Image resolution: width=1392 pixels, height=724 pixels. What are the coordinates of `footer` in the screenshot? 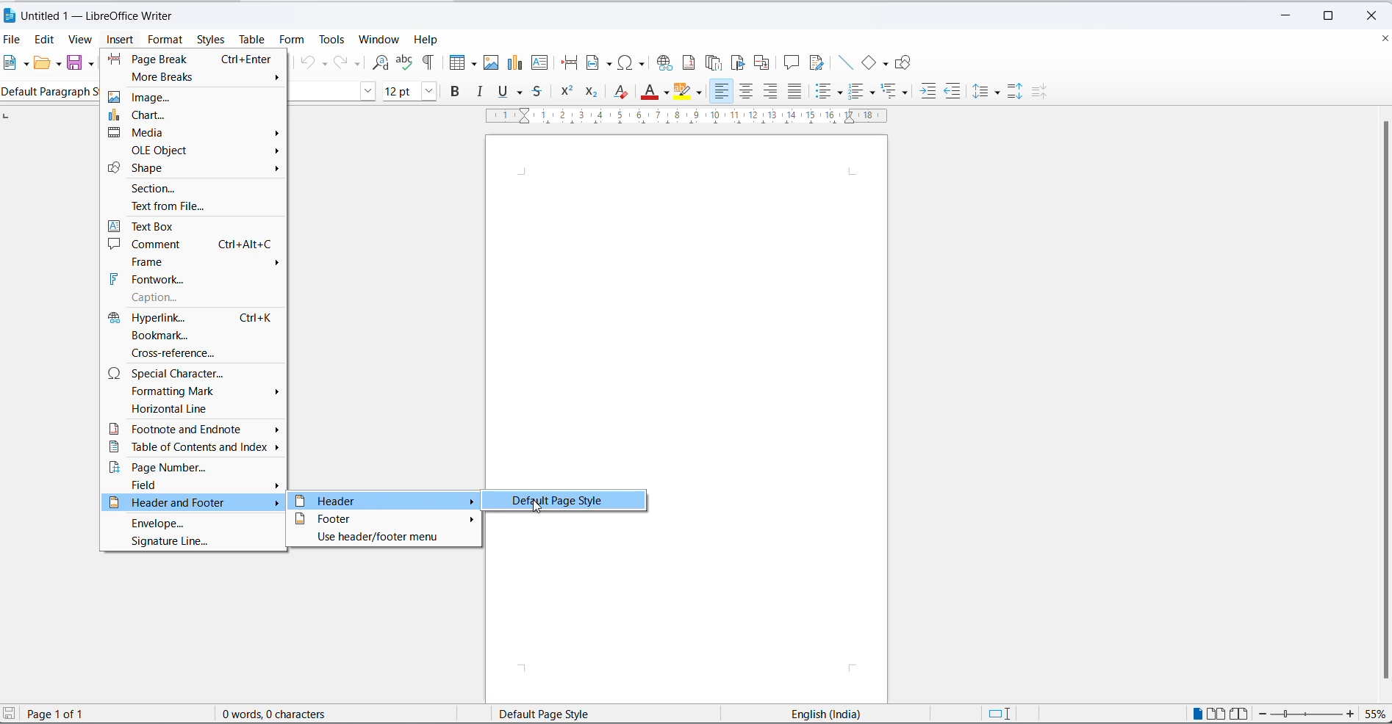 It's located at (384, 518).